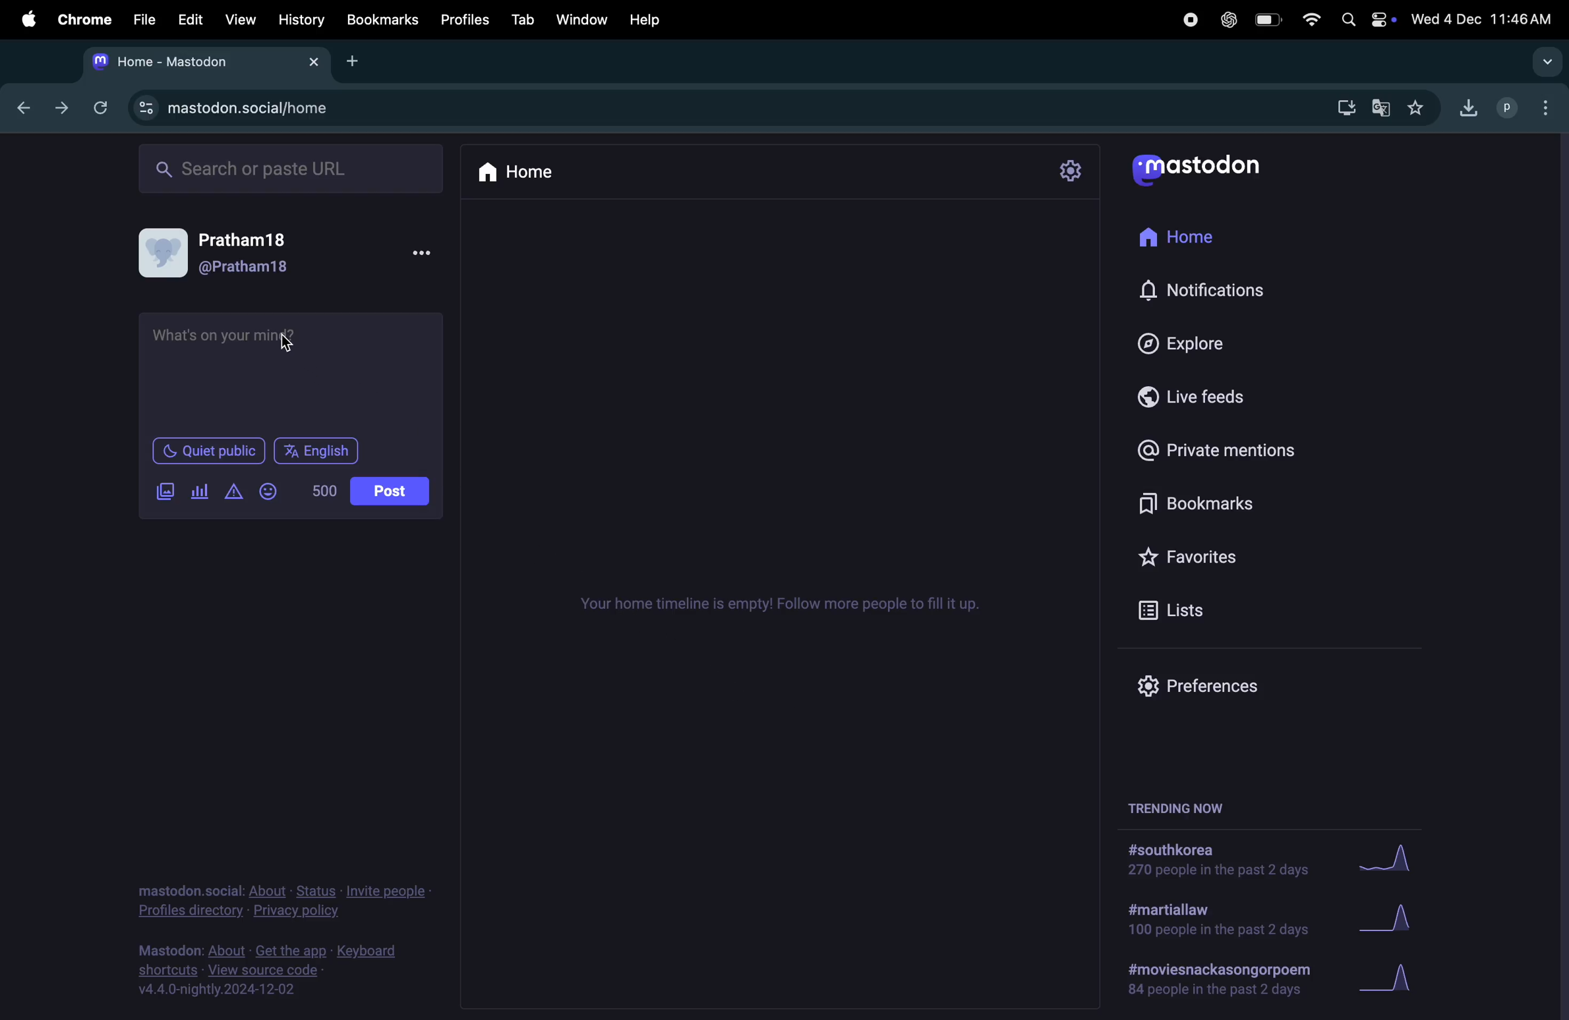 The width and height of the screenshot is (1569, 1020). I want to click on trending now, so click(1179, 807).